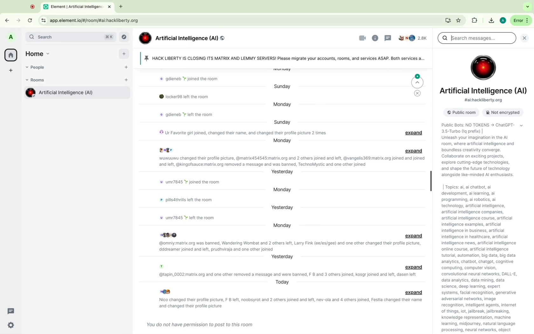  Describe the element at coordinates (282, 172) in the screenshot. I see `day` at that location.